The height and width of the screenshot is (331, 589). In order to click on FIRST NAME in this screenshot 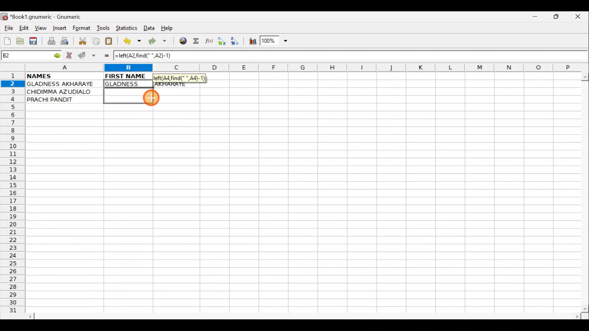, I will do `click(126, 75)`.